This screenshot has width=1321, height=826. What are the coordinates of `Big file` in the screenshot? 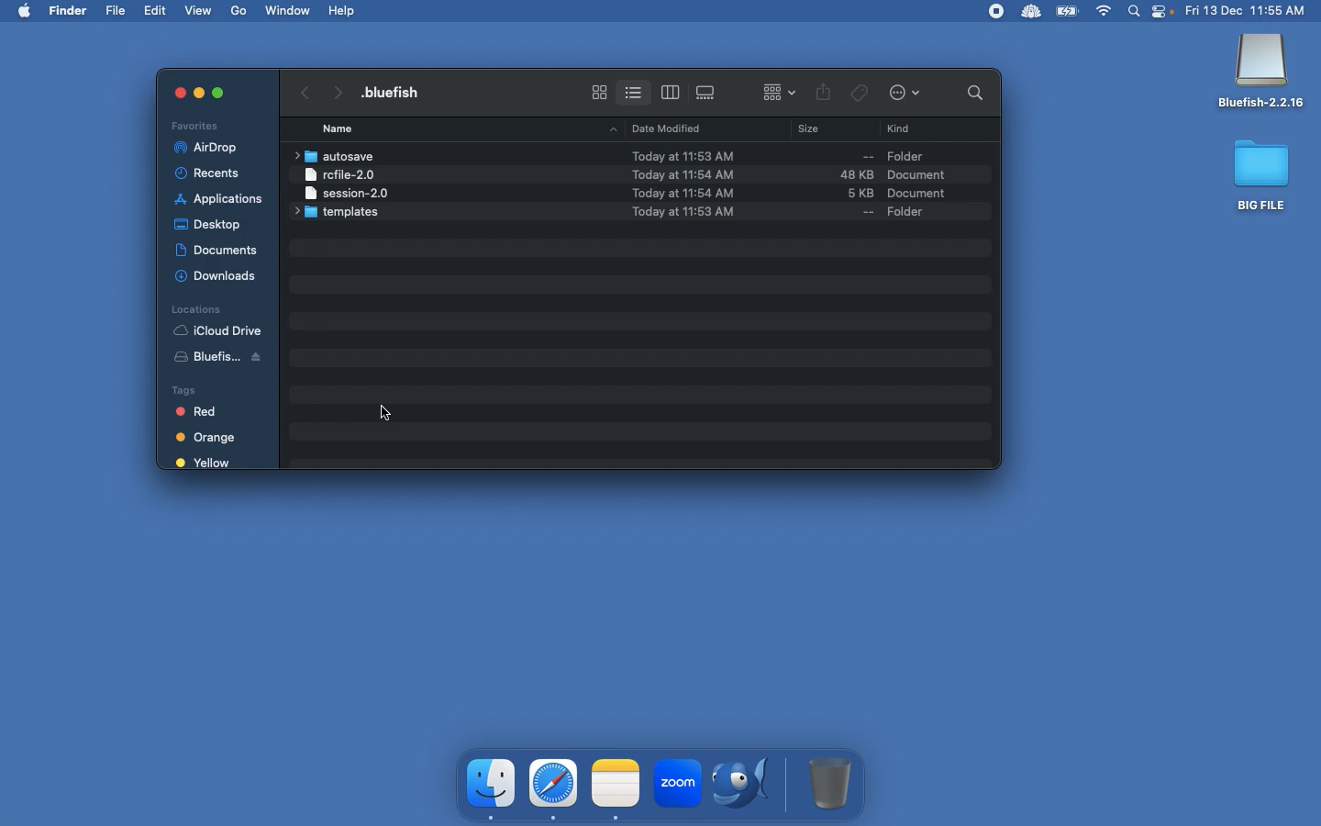 It's located at (1262, 174).